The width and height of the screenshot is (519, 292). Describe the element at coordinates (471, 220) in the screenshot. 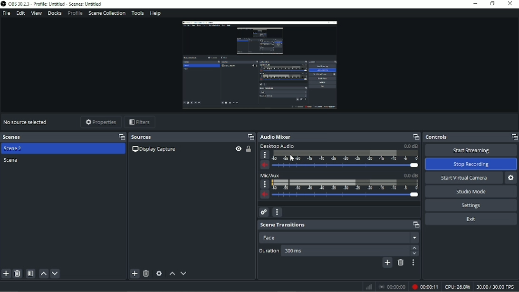

I see `Exit` at that location.